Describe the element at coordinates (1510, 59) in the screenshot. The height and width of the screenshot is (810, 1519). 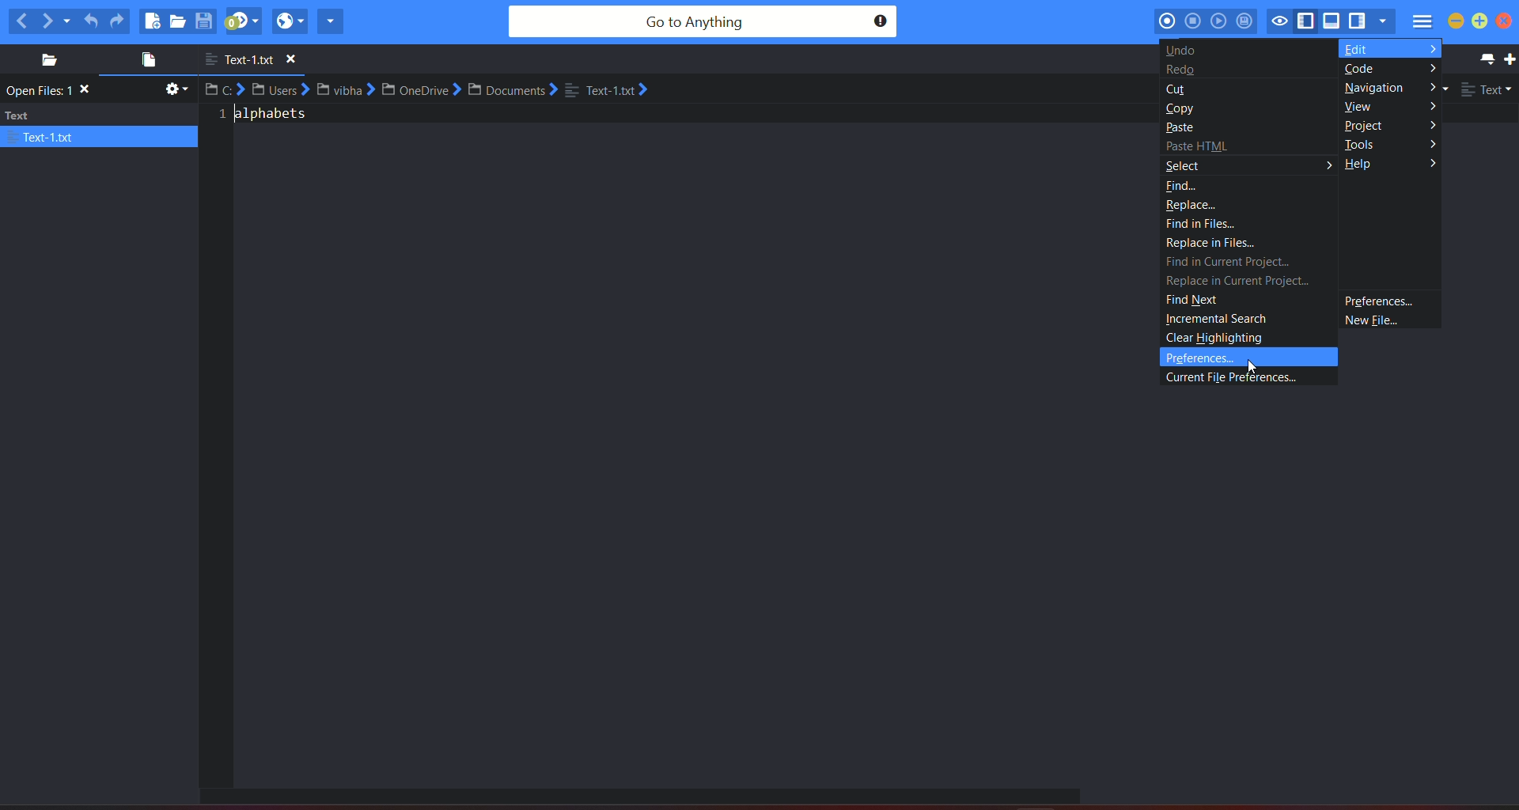
I see `new tab` at that location.